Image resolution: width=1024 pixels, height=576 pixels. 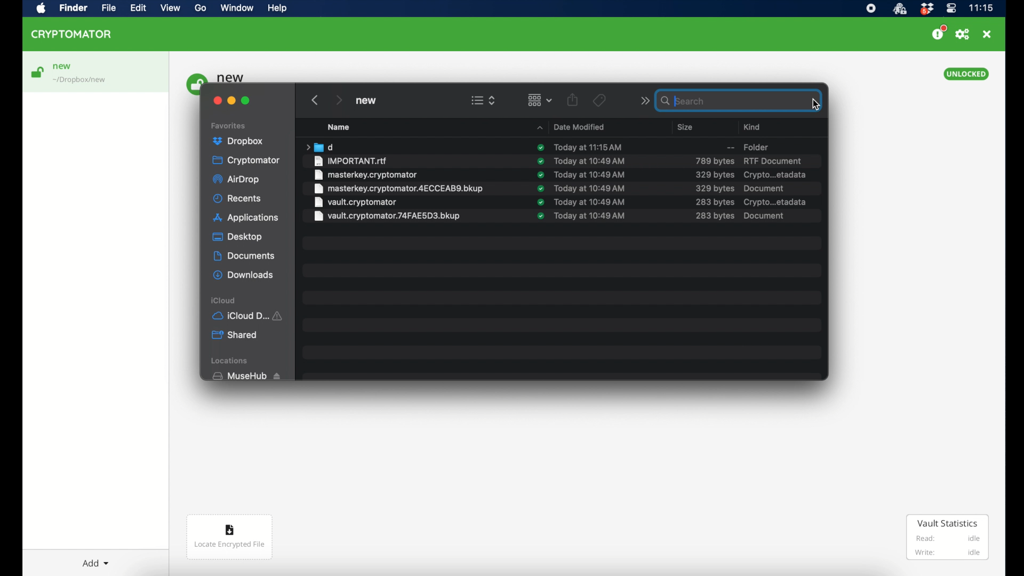 I want to click on help, so click(x=277, y=8).